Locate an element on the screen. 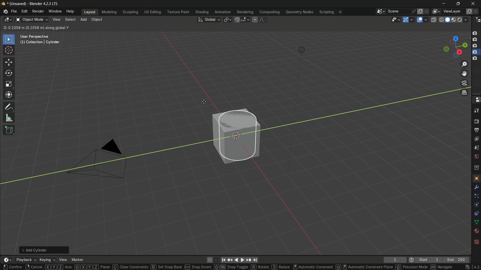  move view layer is located at coordinates (464, 74).